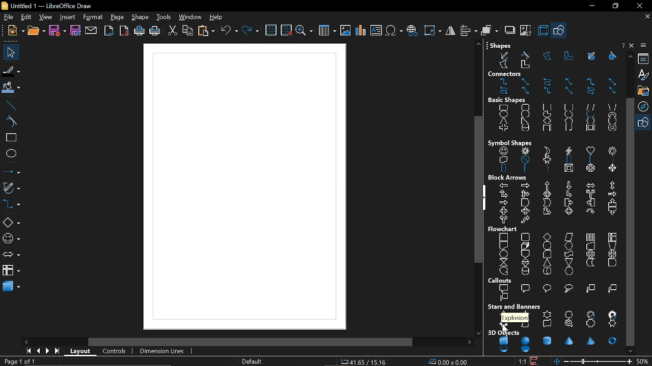  Describe the element at coordinates (555, 199) in the screenshot. I see `block arrows` at that location.